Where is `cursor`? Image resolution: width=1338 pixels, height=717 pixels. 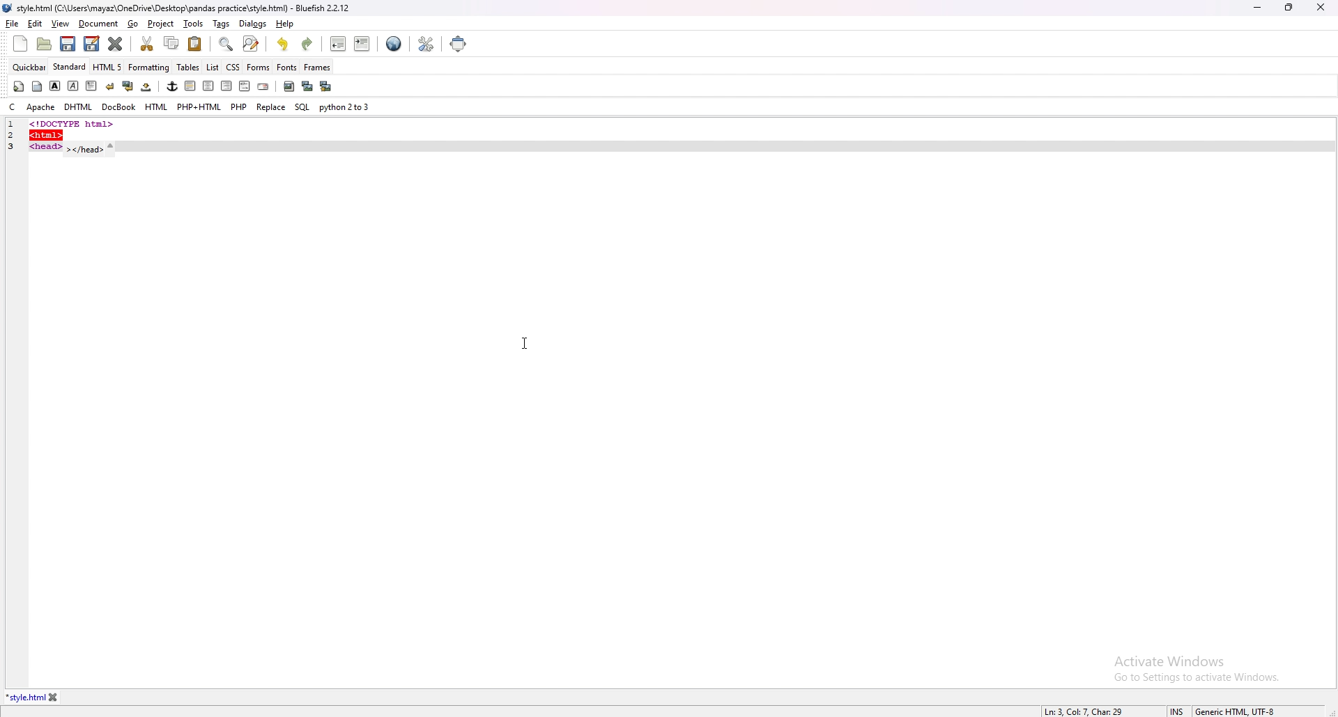
cursor is located at coordinates (525, 342).